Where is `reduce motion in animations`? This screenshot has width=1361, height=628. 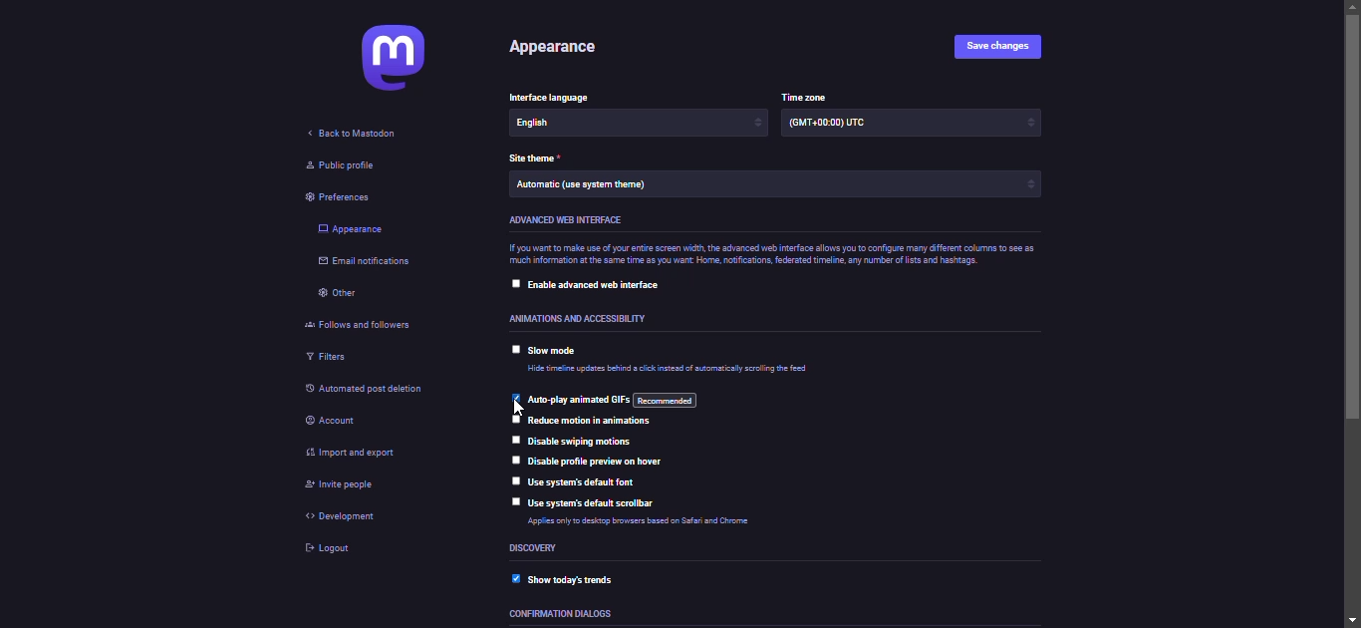 reduce motion in animations is located at coordinates (597, 423).